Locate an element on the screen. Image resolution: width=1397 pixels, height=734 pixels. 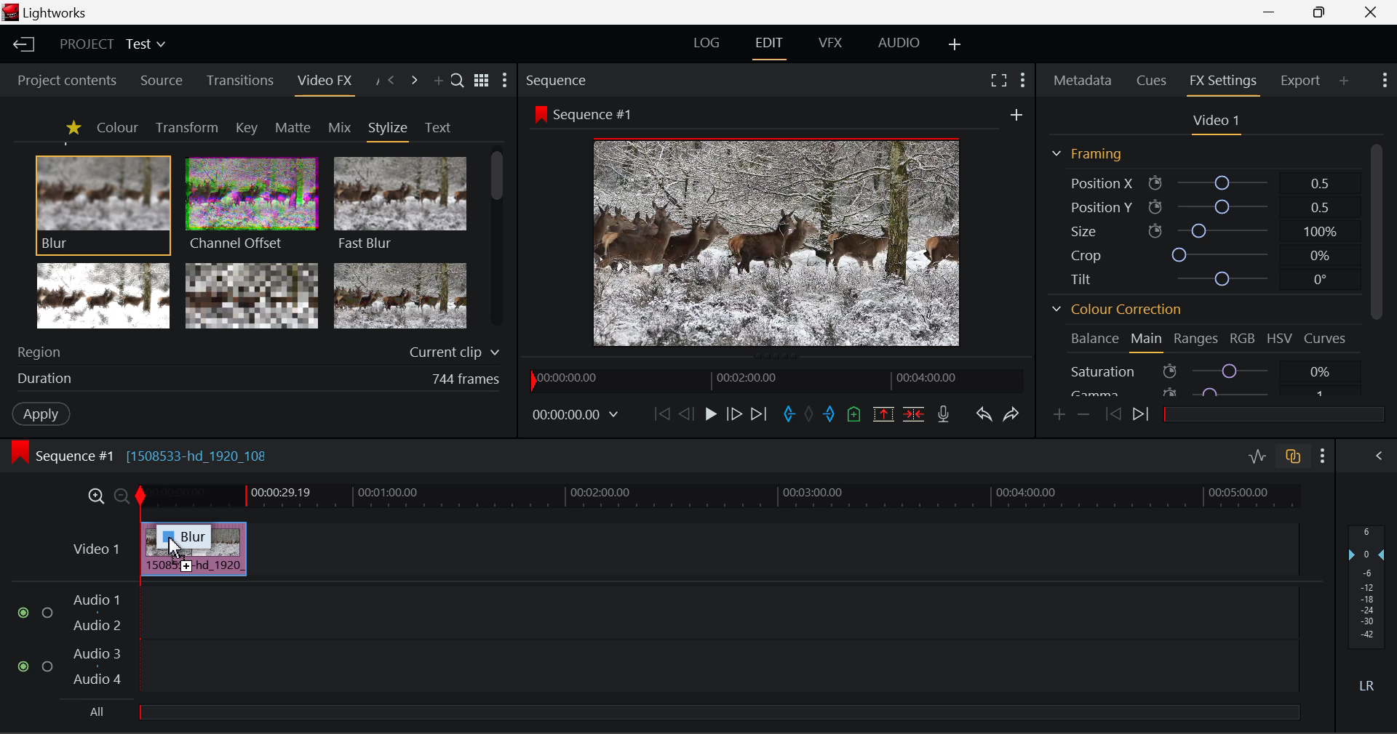
Position Y is located at coordinates (1200, 206).